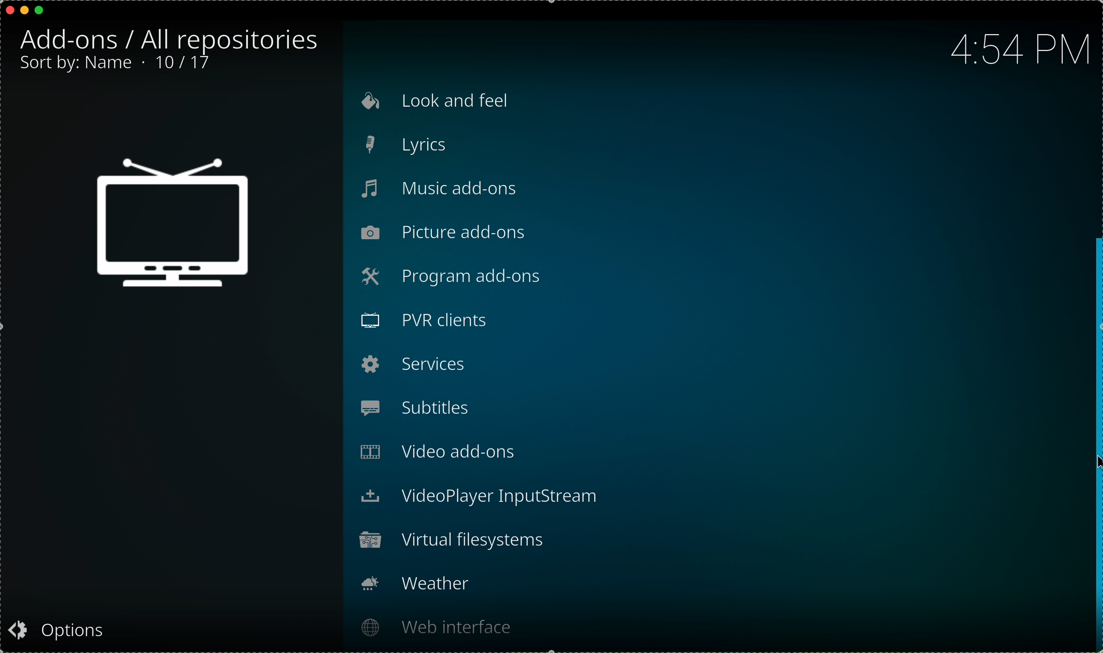 This screenshot has height=653, width=1103. What do you see at coordinates (414, 364) in the screenshot?
I see `services` at bounding box center [414, 364].